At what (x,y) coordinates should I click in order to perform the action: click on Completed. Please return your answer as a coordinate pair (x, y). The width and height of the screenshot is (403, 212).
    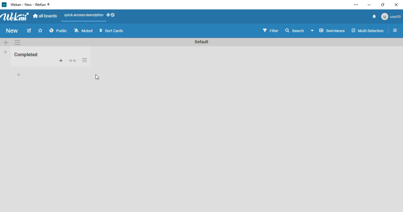
    Looking at the image, I should click on (27, 54).